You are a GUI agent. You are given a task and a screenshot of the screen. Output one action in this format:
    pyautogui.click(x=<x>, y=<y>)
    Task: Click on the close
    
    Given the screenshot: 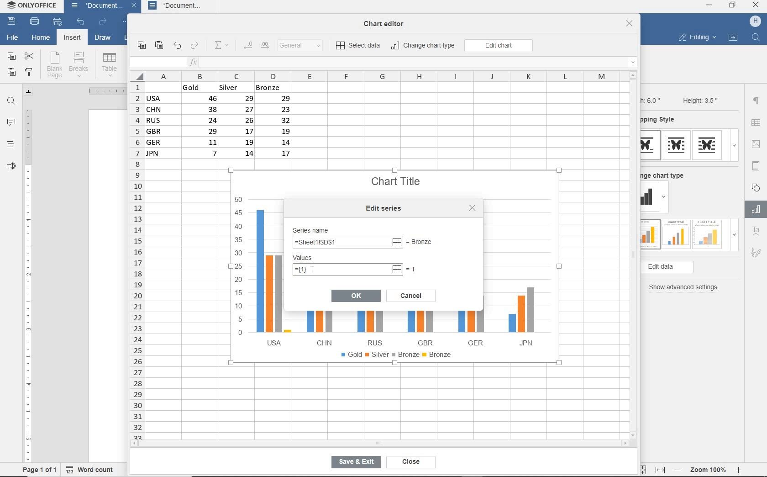 What is the action you would take?
    pyautogui.click(x=135, y=7)
    